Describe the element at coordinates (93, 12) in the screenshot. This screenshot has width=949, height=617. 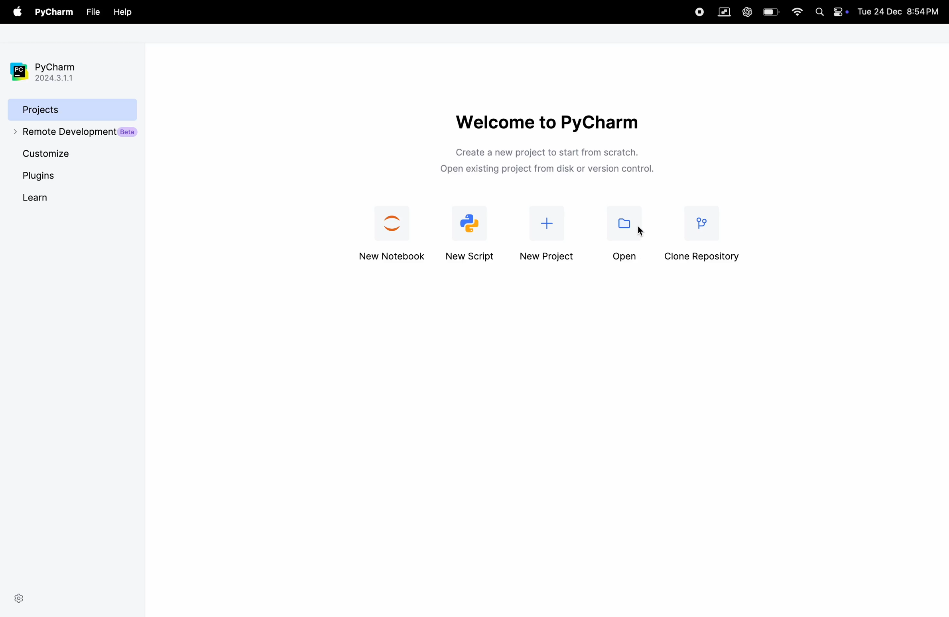
I see `file` at that location.